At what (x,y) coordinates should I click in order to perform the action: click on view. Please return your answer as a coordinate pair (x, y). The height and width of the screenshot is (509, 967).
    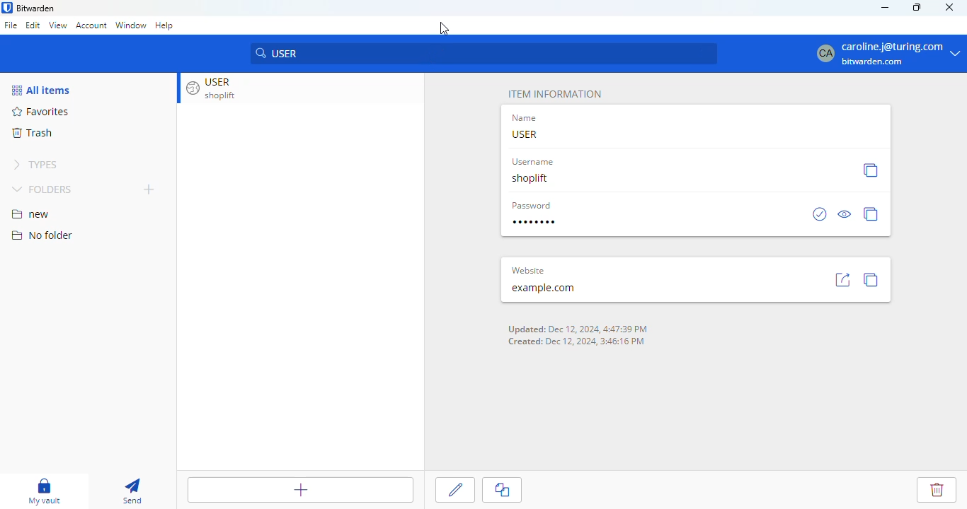
    Looking at the image, I should click on (843, 214).